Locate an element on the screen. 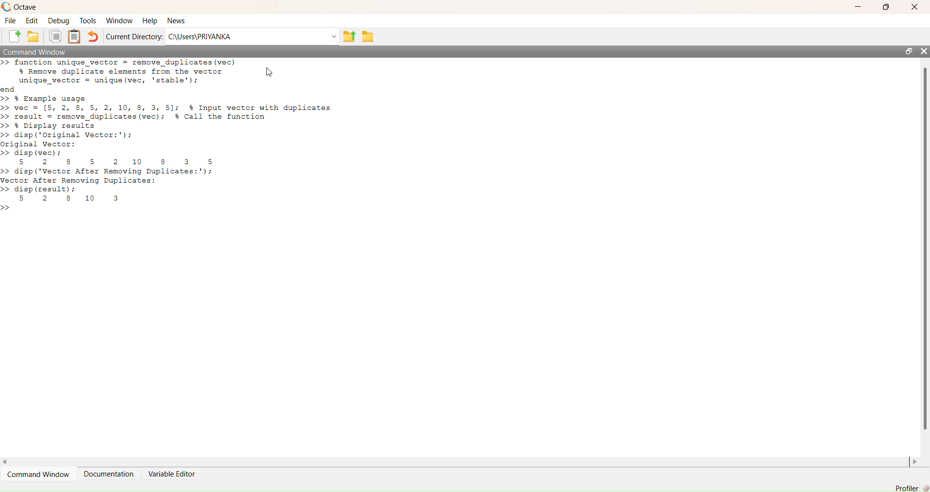 The image size is (930, 492). window is located at coordinates (121, 21).